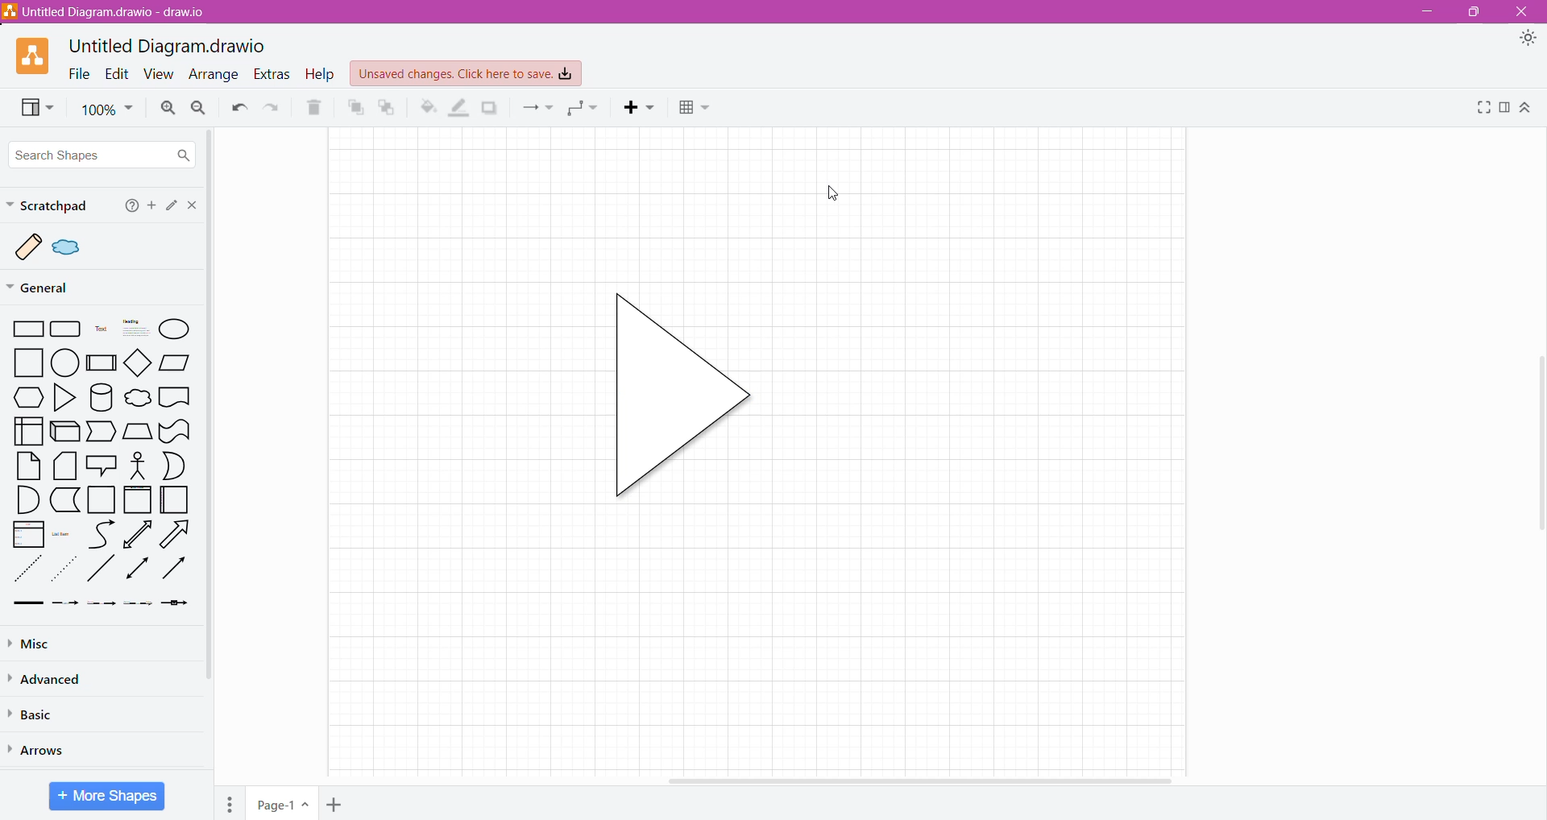 The height and width of the screenshot is (820, 1547). What do you see at coordinates (428, 108) in the screenshot?
I see `Fill Color` at bounding box center [428, 108].